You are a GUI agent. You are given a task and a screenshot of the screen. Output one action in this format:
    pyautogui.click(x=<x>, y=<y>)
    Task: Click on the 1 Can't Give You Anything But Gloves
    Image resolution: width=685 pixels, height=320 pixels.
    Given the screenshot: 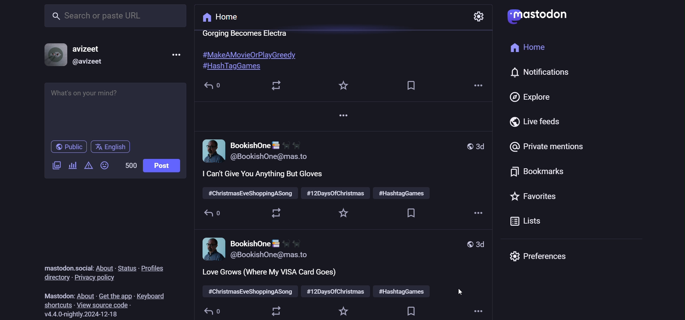 What is the action you would take?
    pyautogui.click(x=263, y=174)
    